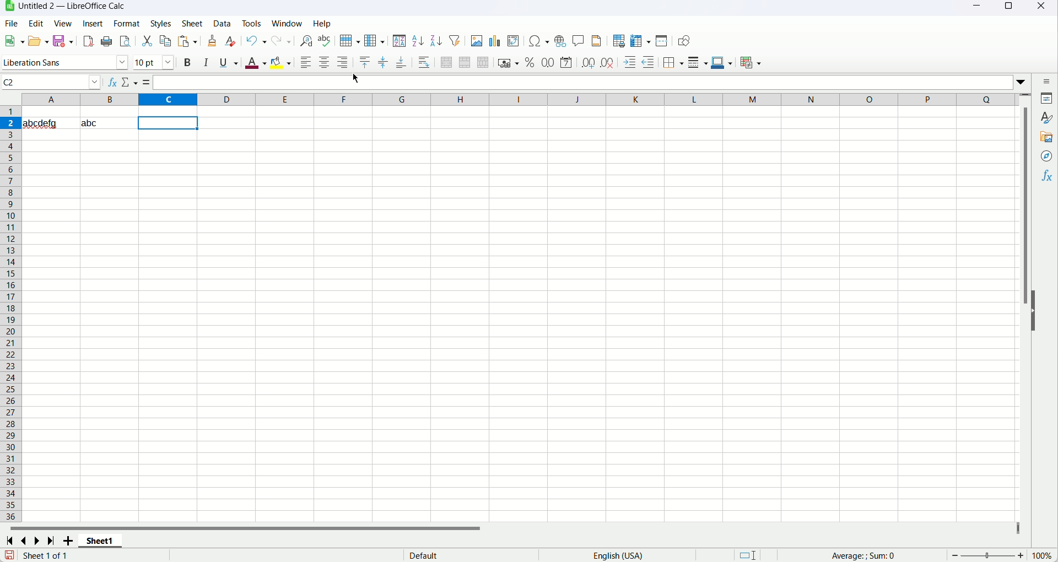 The image size is (1058, 562). I want to click on 100%, so click(1041, 555).